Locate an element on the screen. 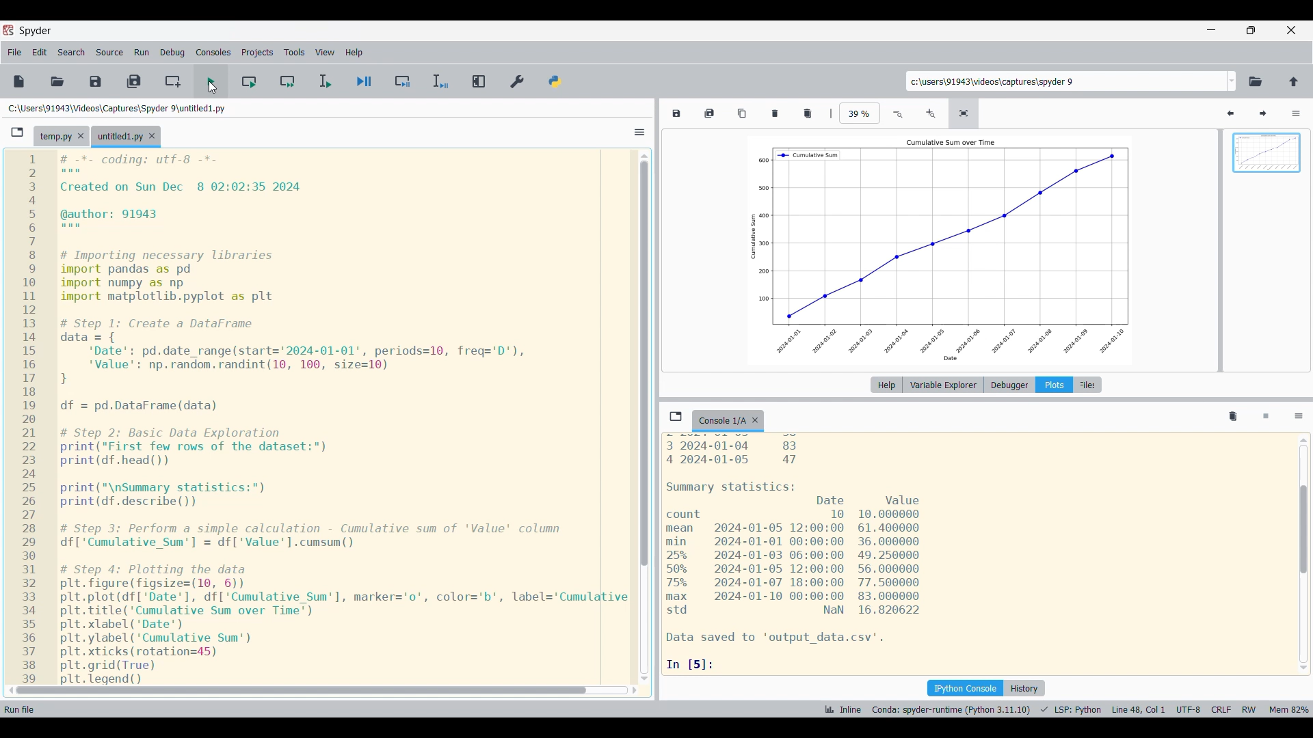  Run selection/current line is located at coordinates (325, 82).